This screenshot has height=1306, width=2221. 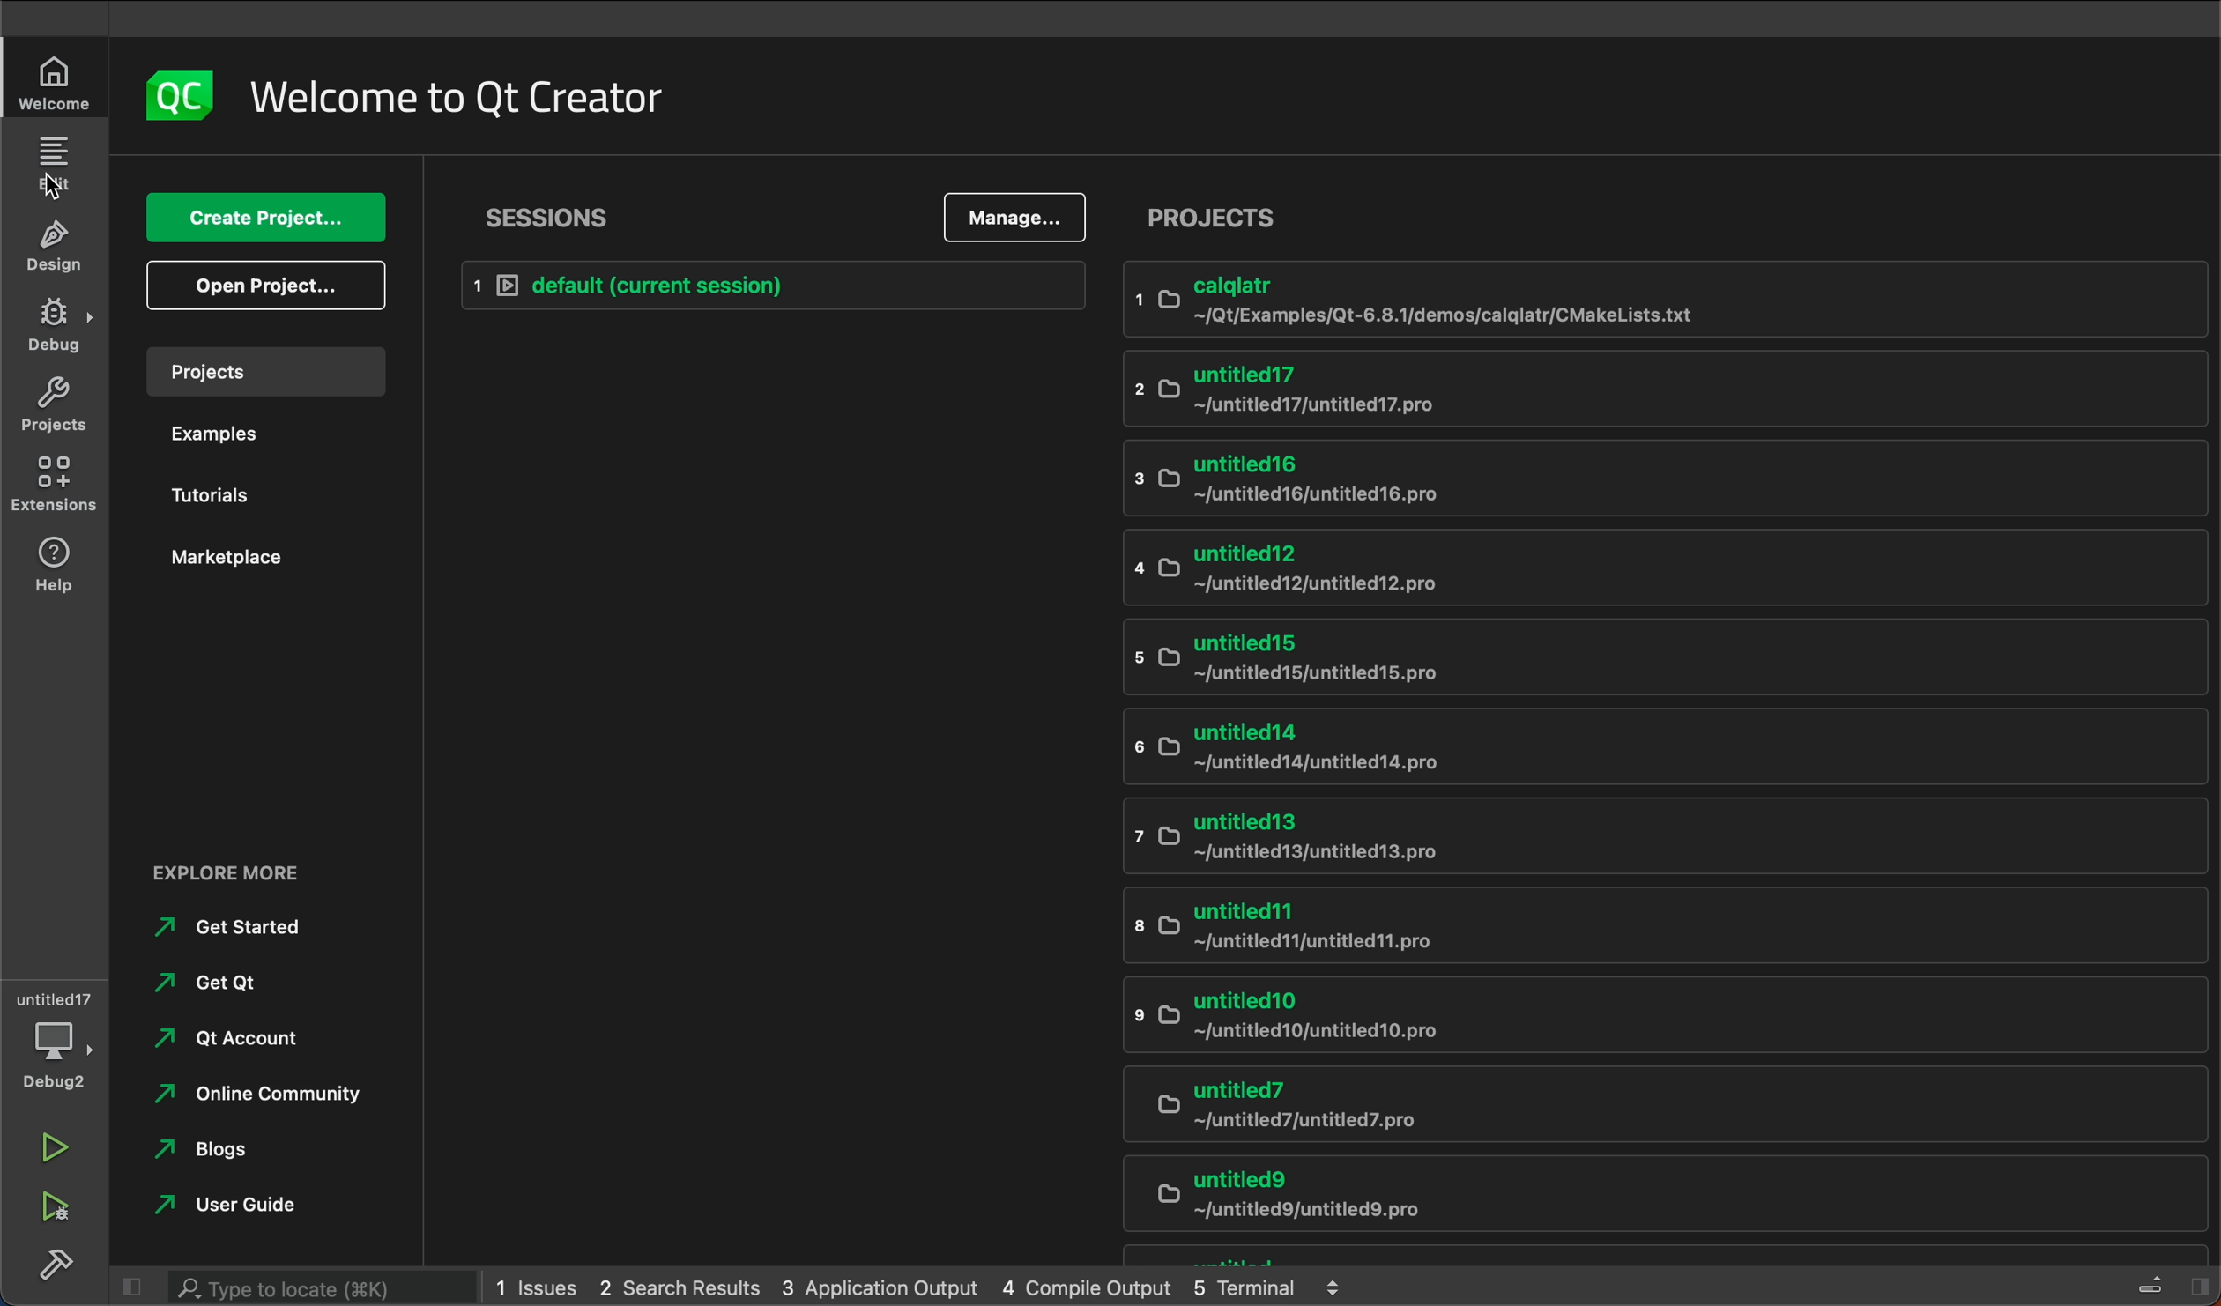 What do you see at coordinates (57, 1151) in the screenshot?
I see `run ` at bounding box center [57, 1151].